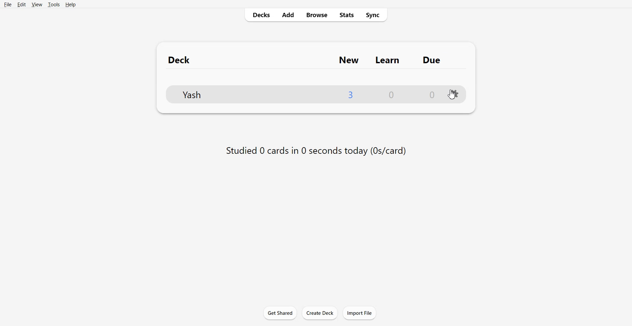 The height and width of the screenshot is (326, 632). I want to click on Help, so click(70, 5).